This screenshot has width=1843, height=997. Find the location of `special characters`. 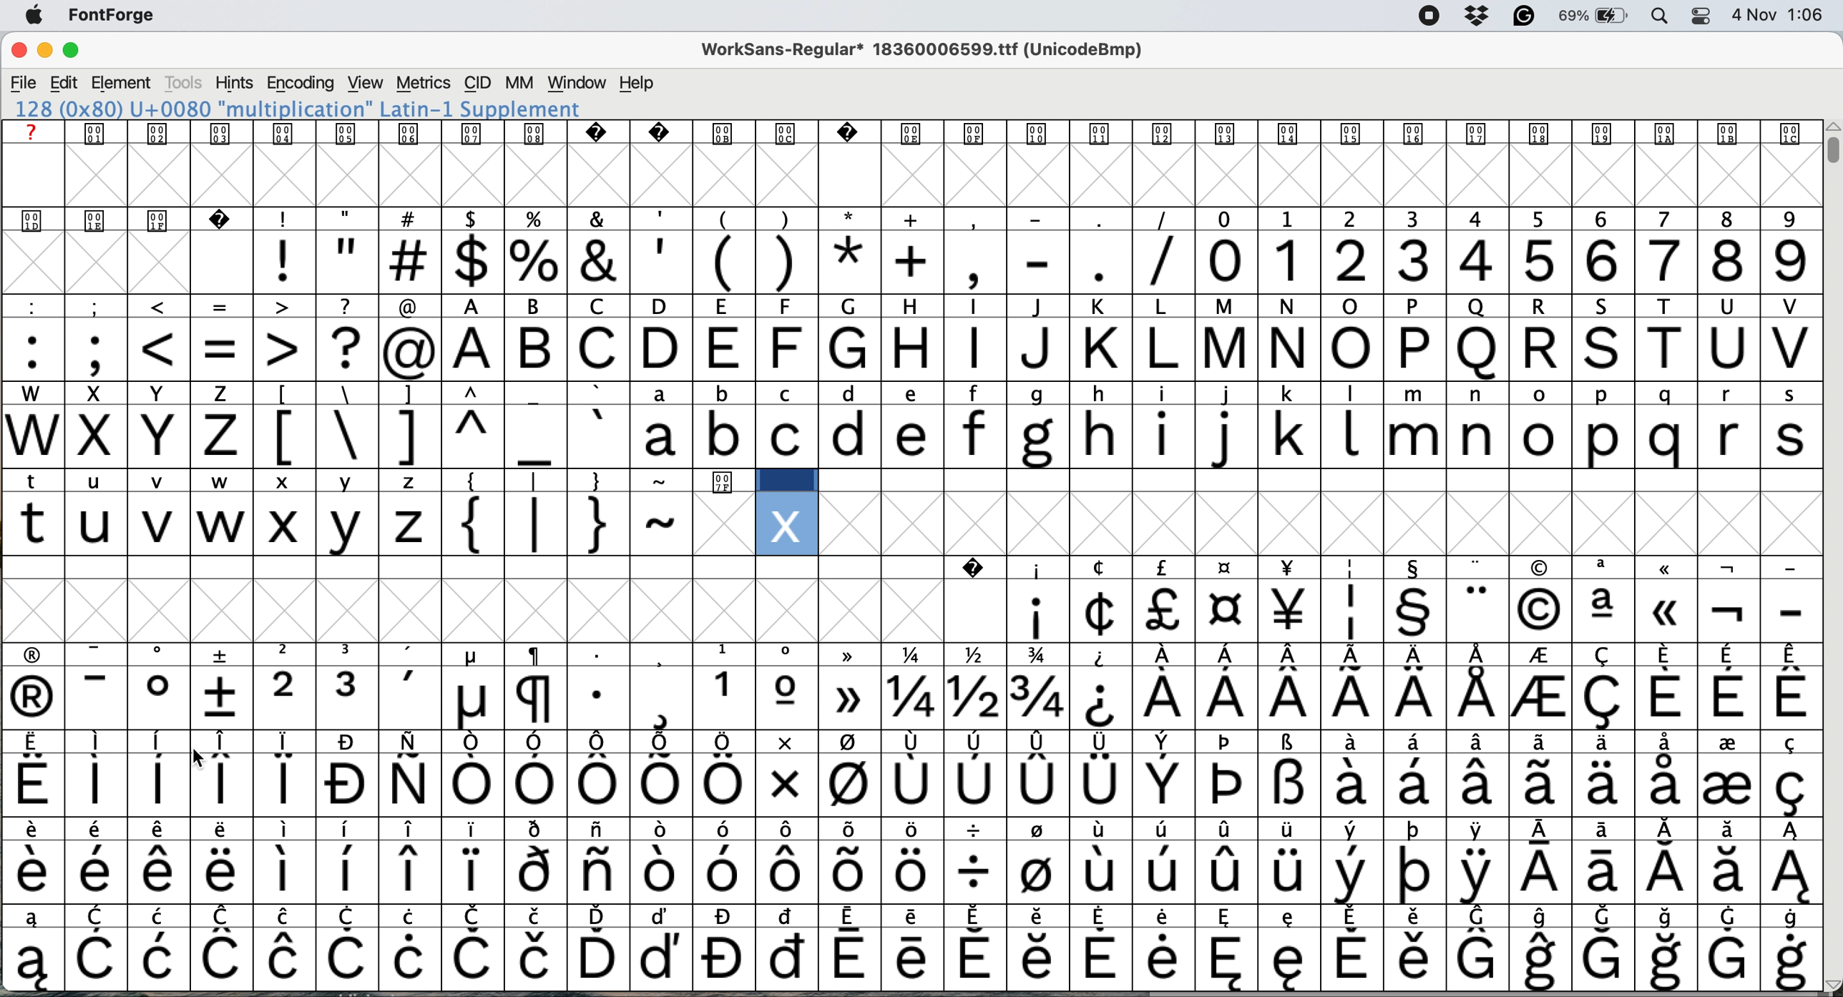

special characters is located at coordinates (908, 958).